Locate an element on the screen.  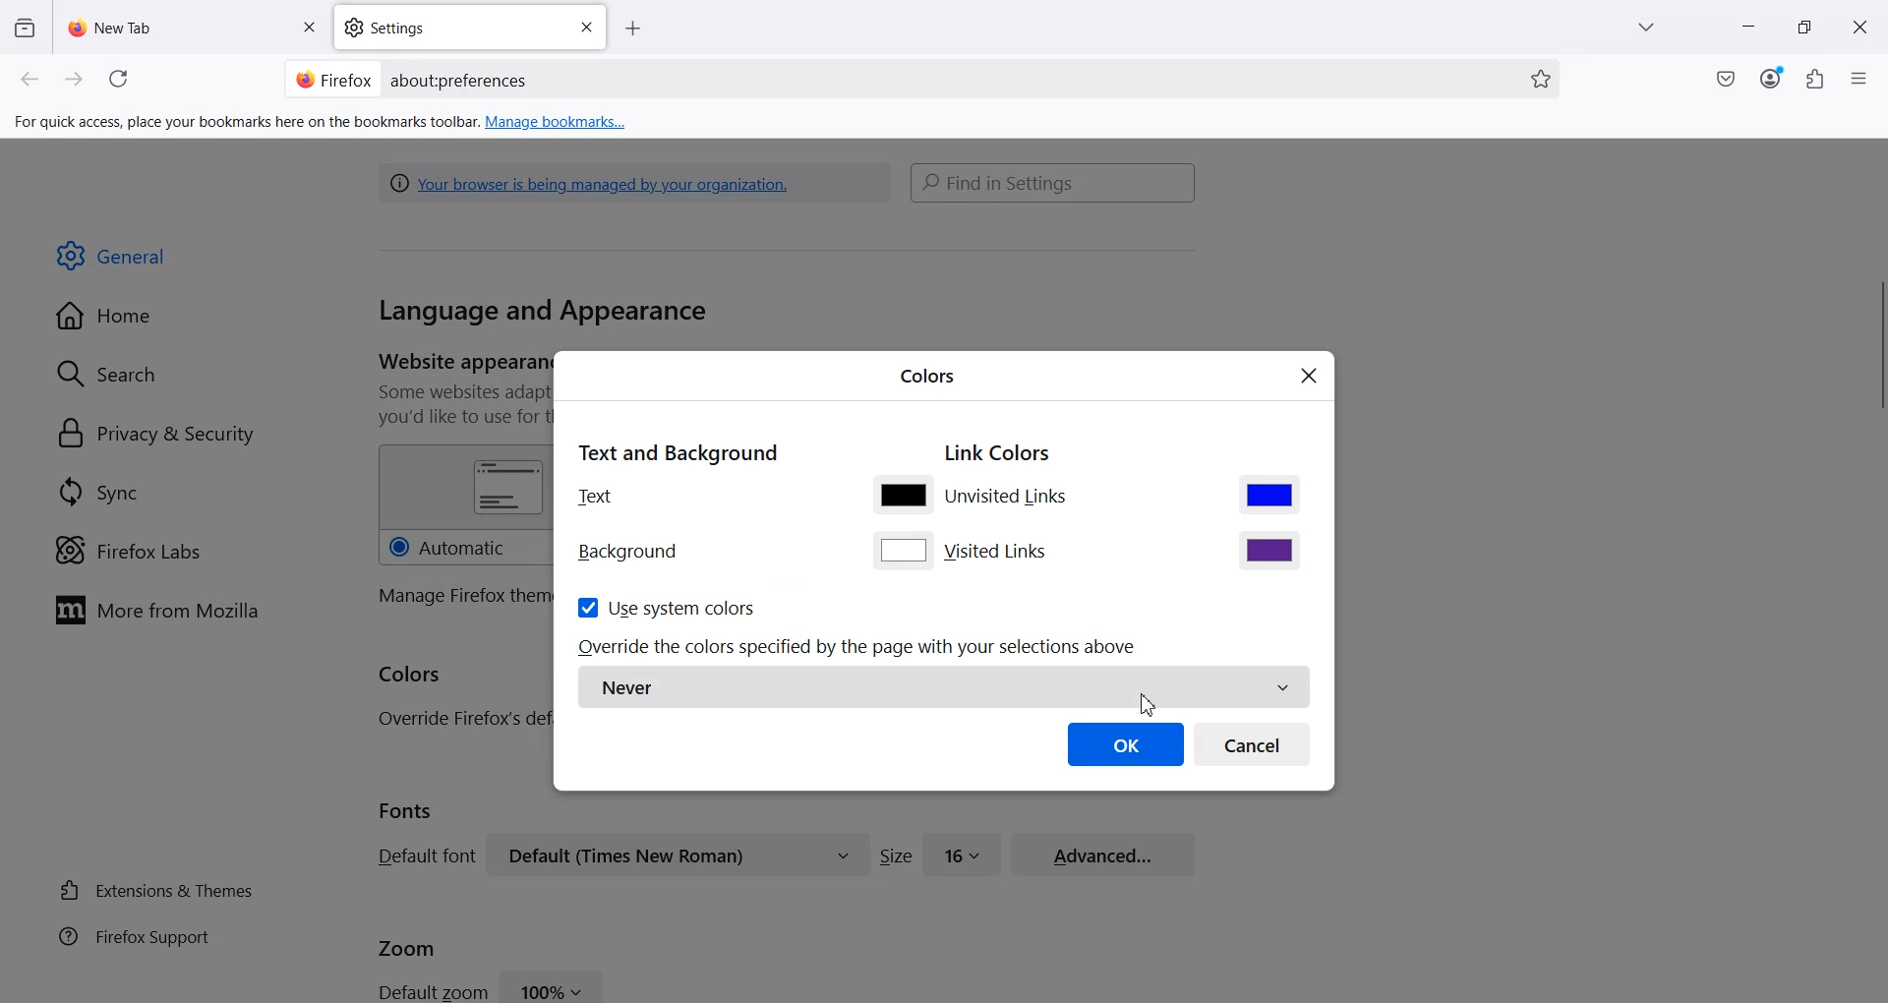
Cursor is located at coordinates (1147, 703).